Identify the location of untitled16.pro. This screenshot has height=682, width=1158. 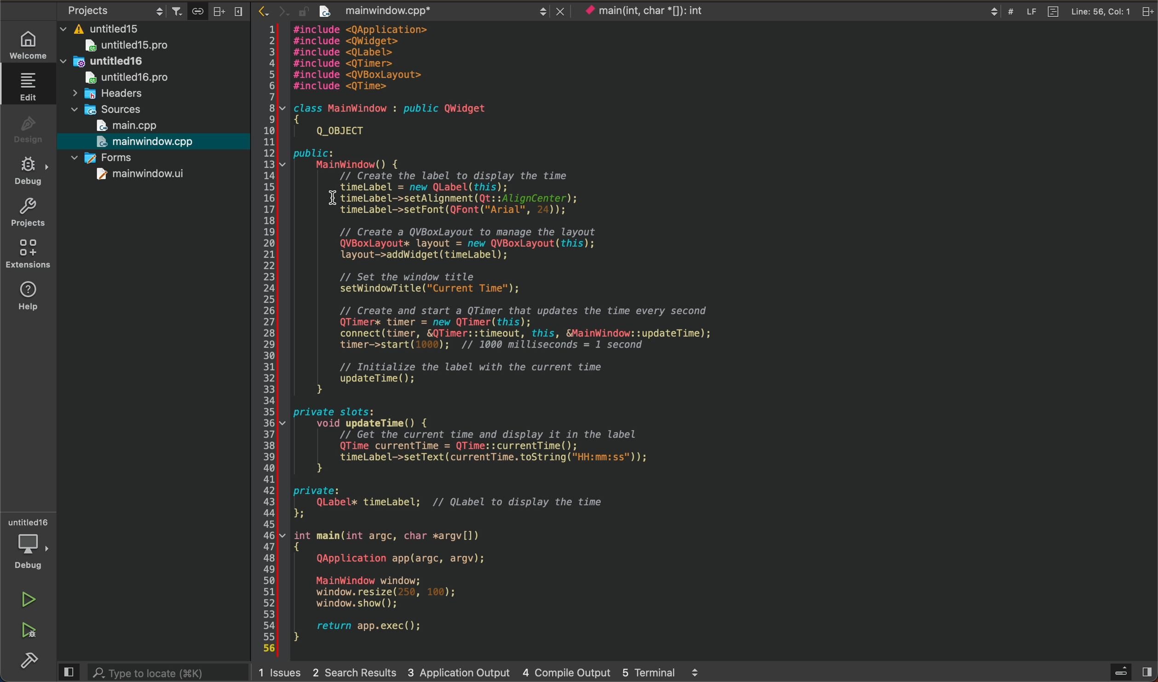
(118, 79).